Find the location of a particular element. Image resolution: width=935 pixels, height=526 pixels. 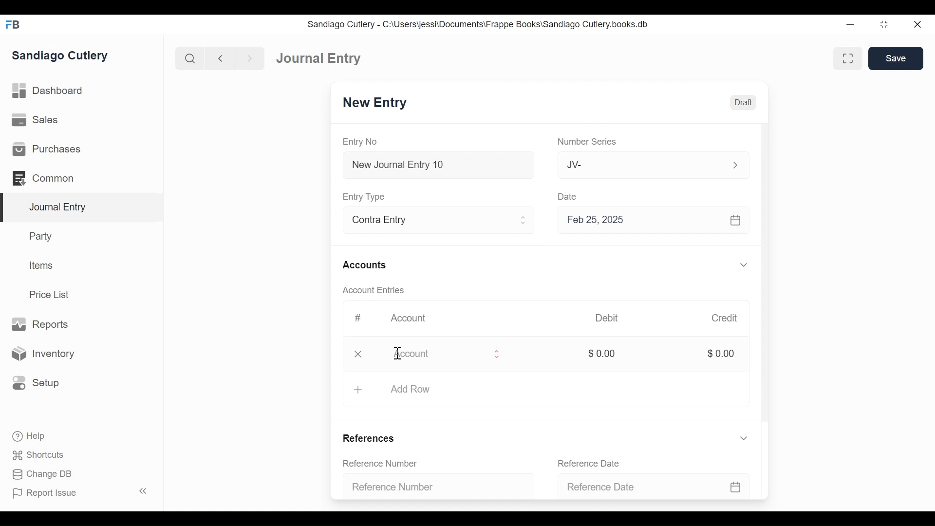

Entry Type is located at coordinates (367, 196).